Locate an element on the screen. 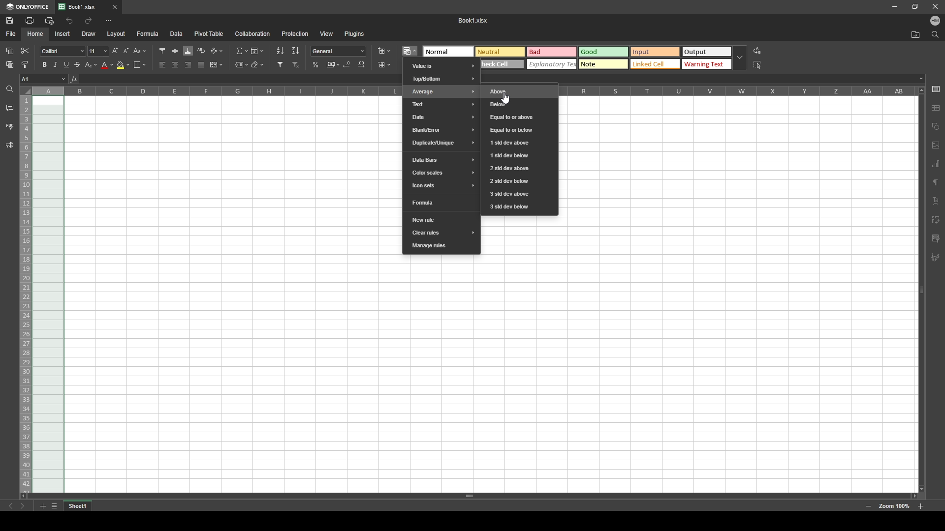 The height and width of the screenshot is (531, 945). more options is located at coordinates (108, 21).